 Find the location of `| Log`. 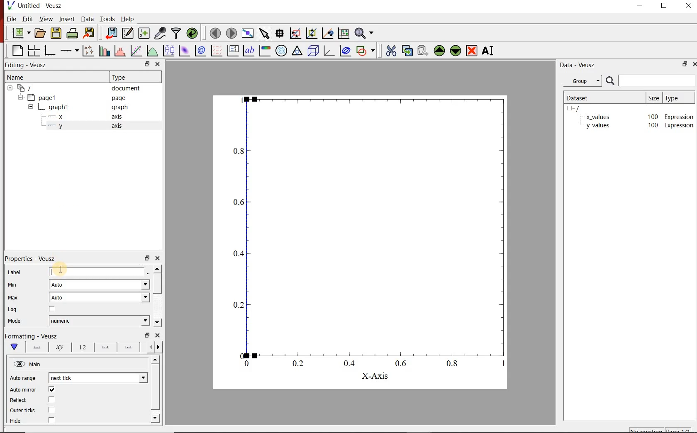

| Log is located at coordinates (13, 310).